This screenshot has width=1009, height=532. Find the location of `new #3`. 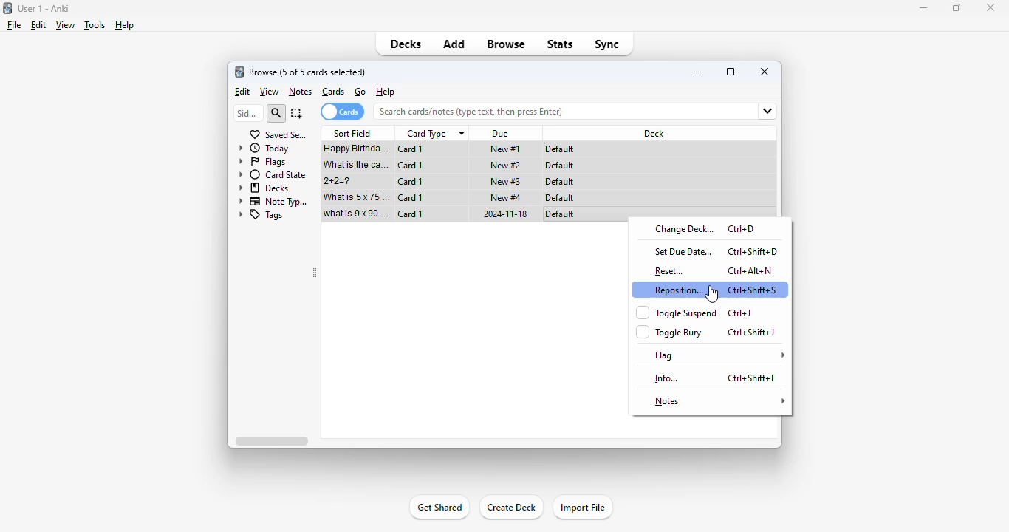

new #3 is located at coordinates (505, 181).